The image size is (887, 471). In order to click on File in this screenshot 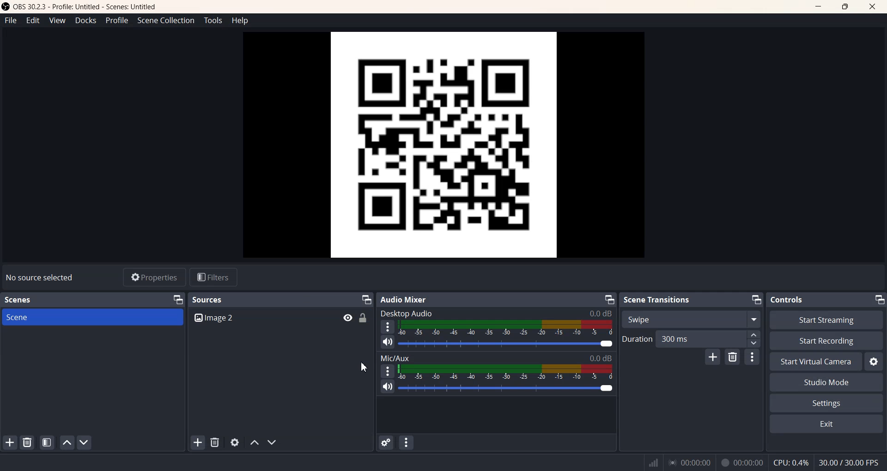, I will do `click(11, 20)`.